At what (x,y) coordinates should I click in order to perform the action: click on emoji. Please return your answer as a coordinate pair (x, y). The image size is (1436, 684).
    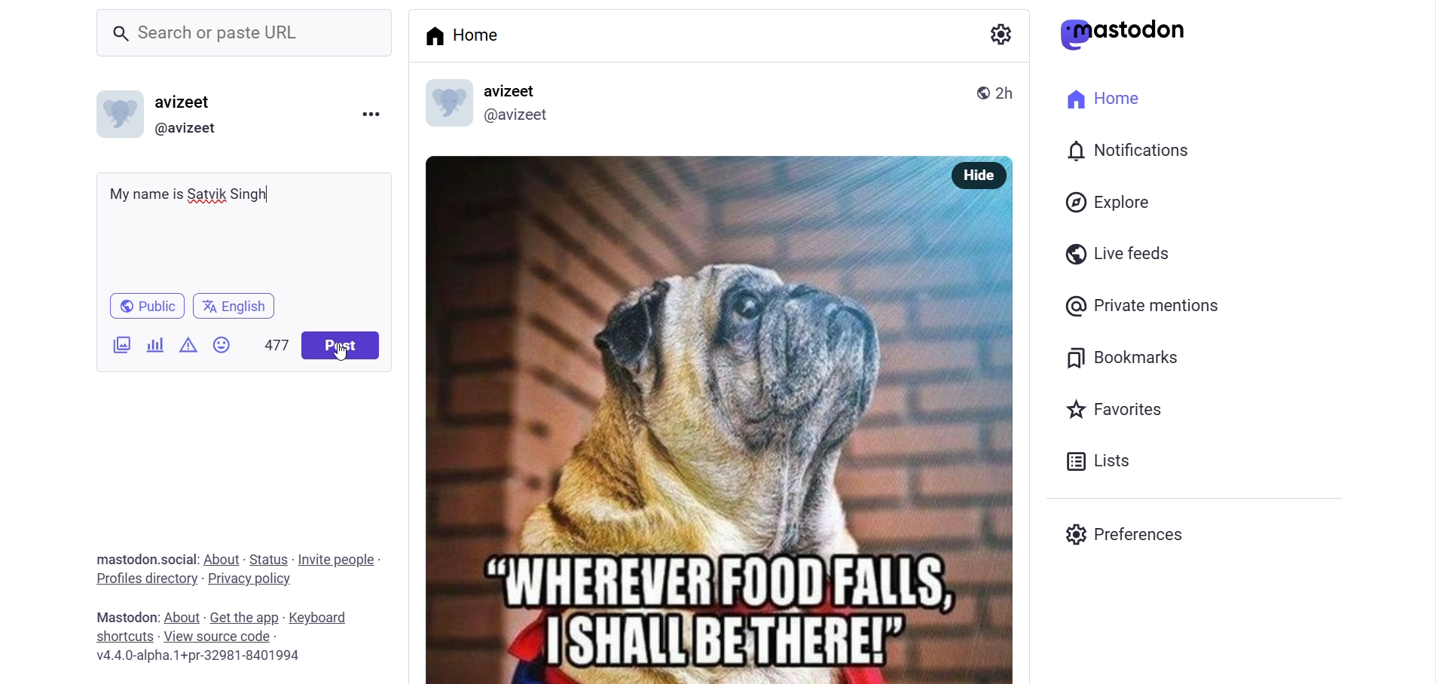
    Looking at the image, I should click on (222, 344).